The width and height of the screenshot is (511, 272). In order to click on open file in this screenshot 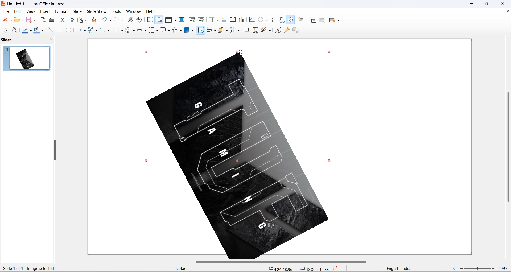, I will do `click(17, 21)`.